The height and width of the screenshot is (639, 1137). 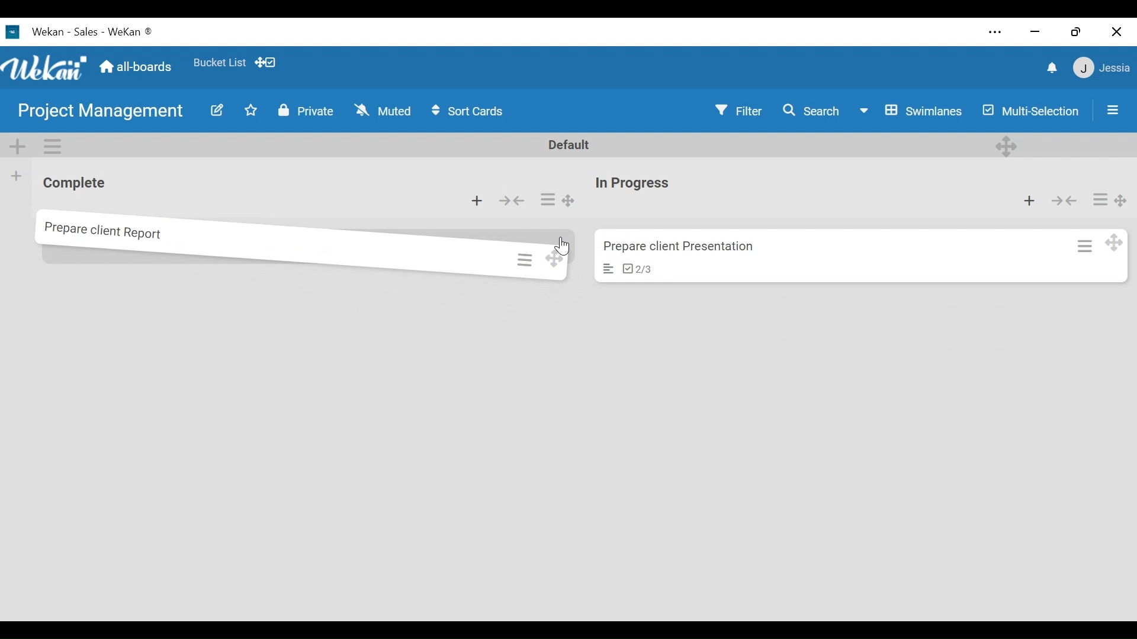 I want to click on Desktop drag handles, so click(x=1113, y=248).